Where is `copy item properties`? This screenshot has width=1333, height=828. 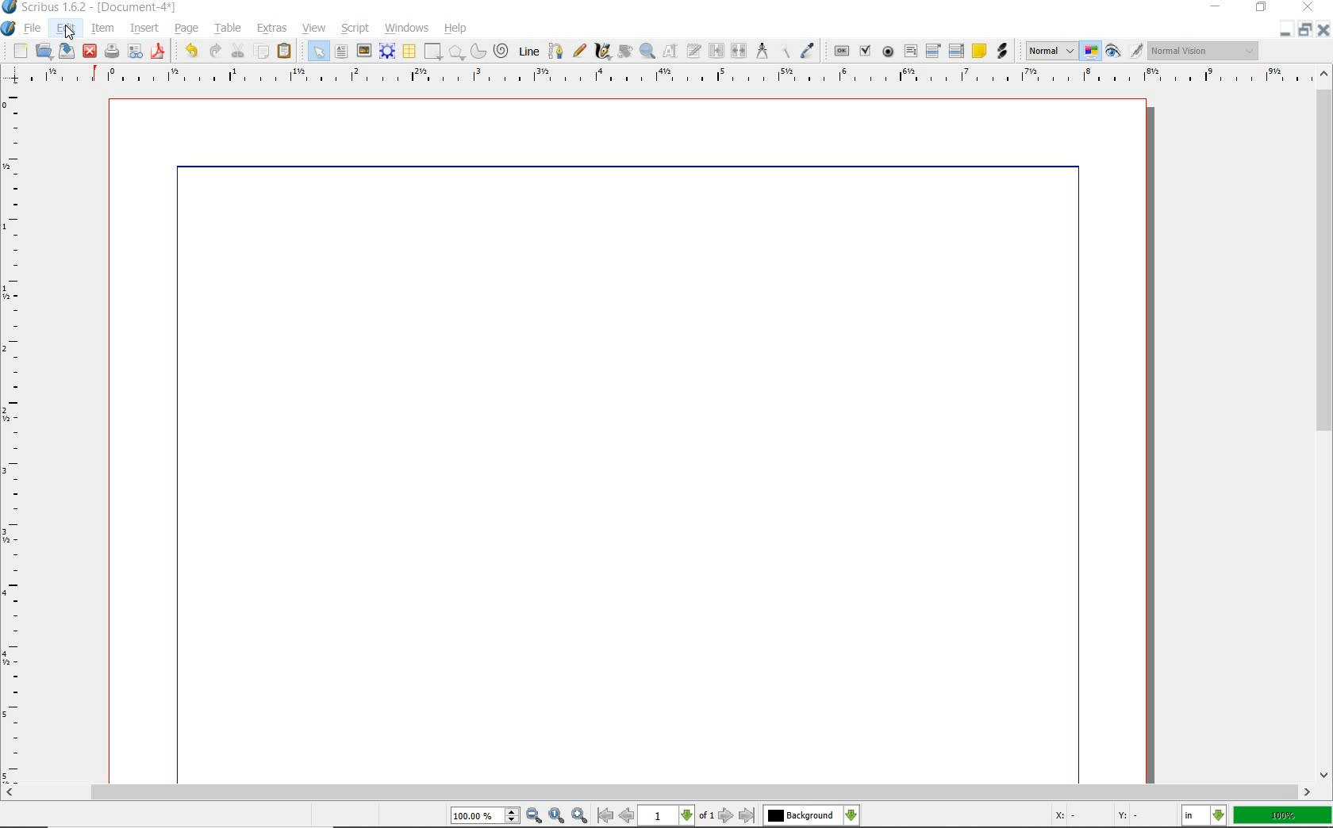
copy item properties is located at coordinates (786, 50).